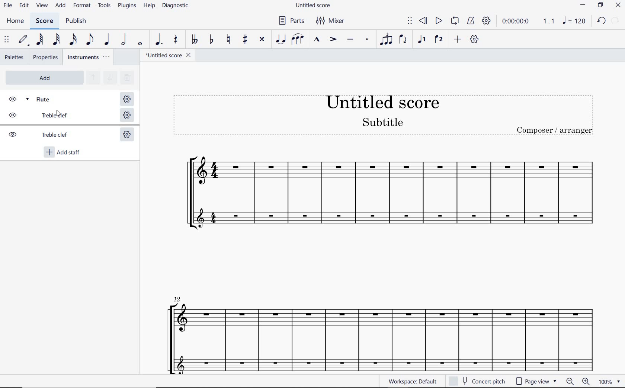 The height and width of the screenshot is (388, 625). What do you see at coordinates (14, 58) in the screenshot?
I see `palettes` at bounding box center [14, 58].